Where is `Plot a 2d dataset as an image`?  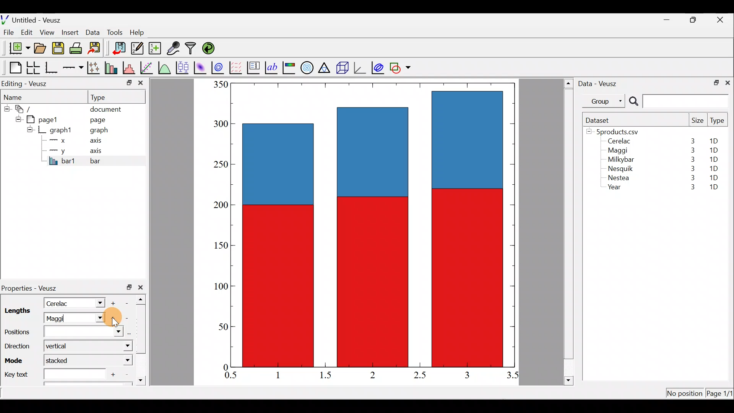
Plot a 2d dataset as an image is located at coordinates (201, 67).